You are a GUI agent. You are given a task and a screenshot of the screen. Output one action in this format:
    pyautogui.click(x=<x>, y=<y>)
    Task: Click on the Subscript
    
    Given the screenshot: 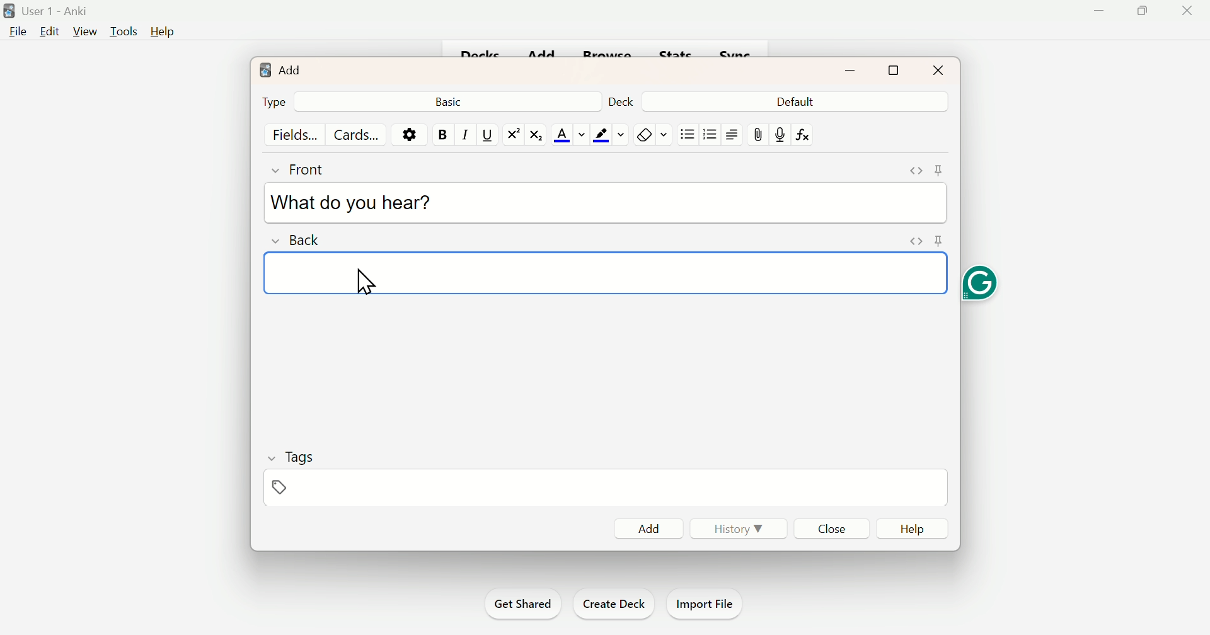 What is the action you would take?
    pyautogui.click(x=536, y=135)
    